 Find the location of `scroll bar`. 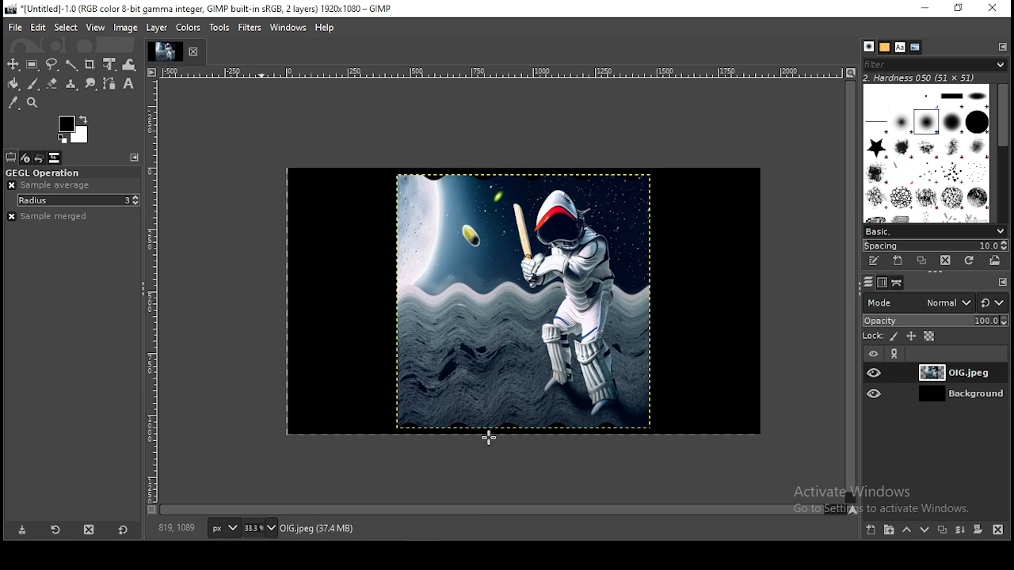

scroll bar is located at coordinates (502, 510).